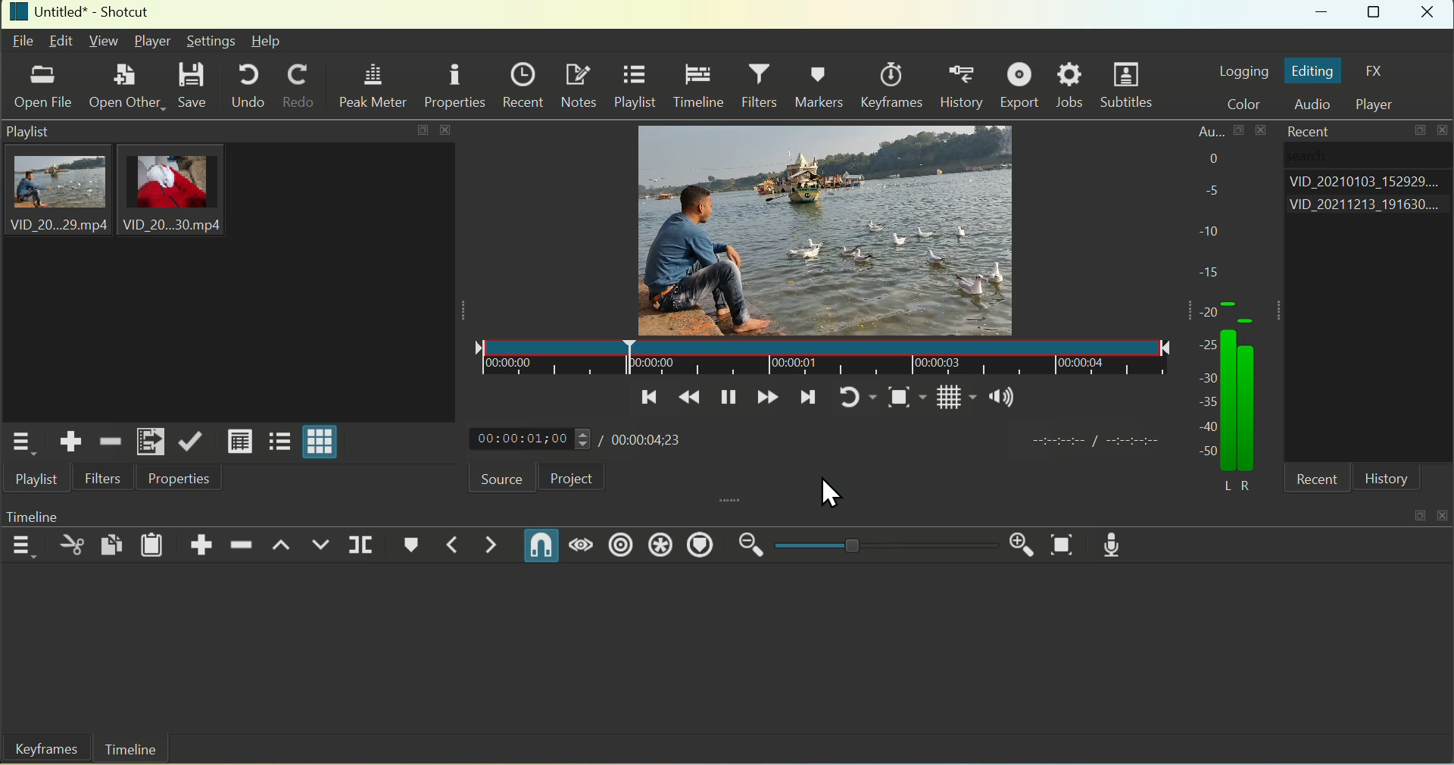 The image size is (1454, 765). I want to click on L R, so click(1234, 482).